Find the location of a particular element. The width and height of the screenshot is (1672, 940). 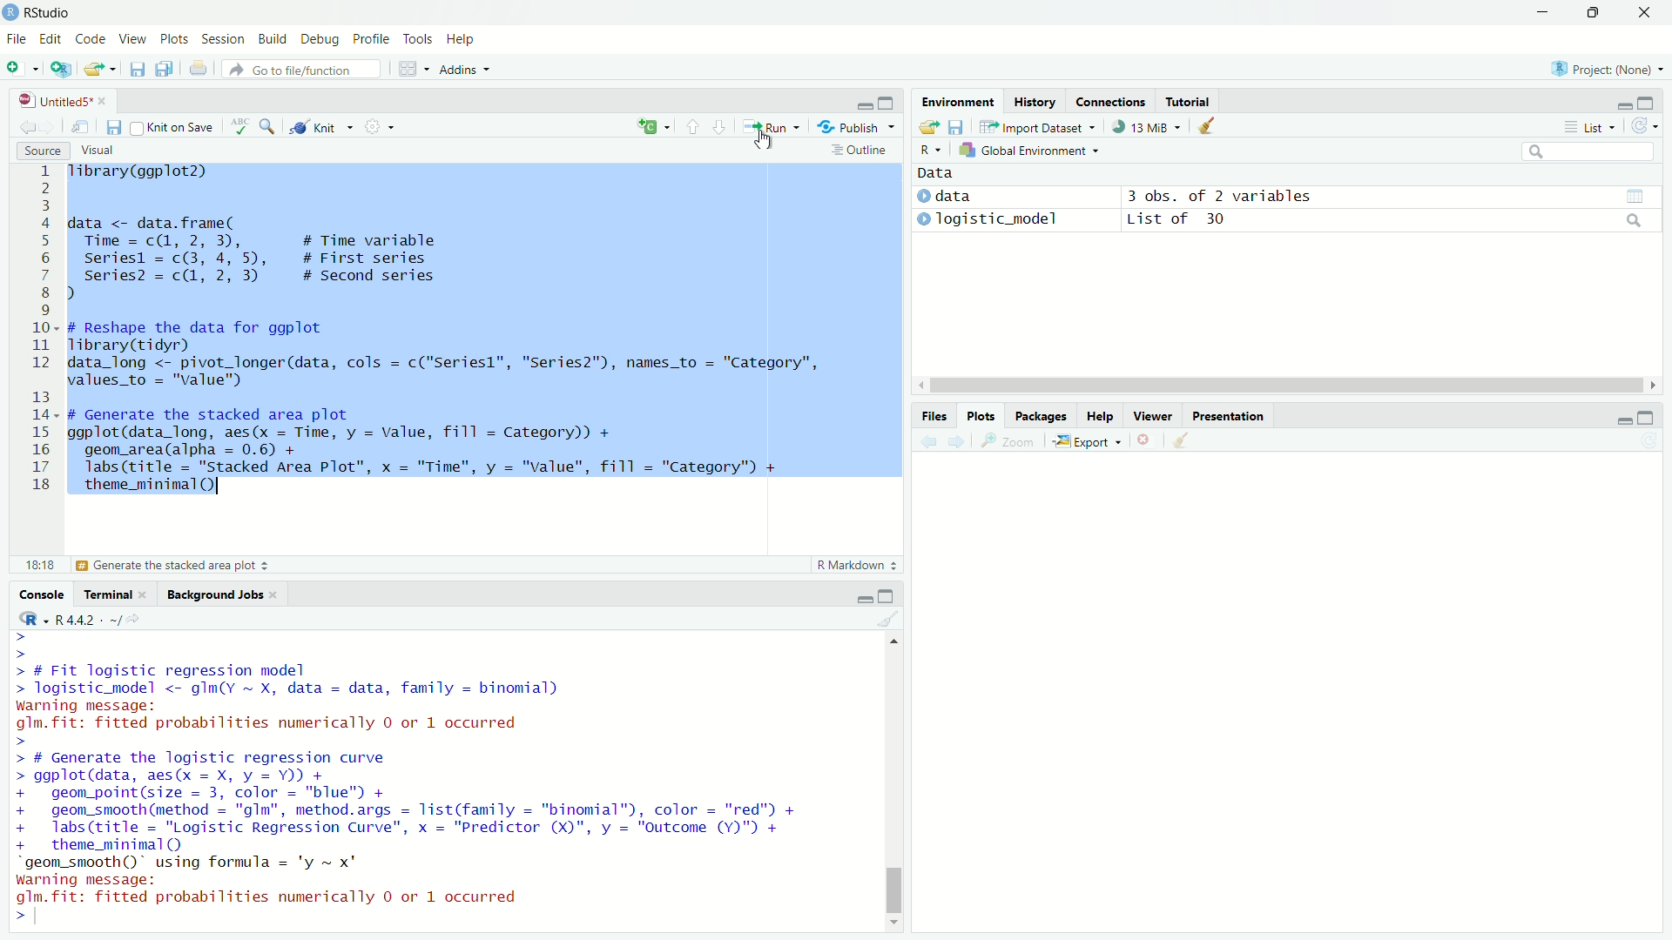

6:42 is located at coordinates (38, 564).